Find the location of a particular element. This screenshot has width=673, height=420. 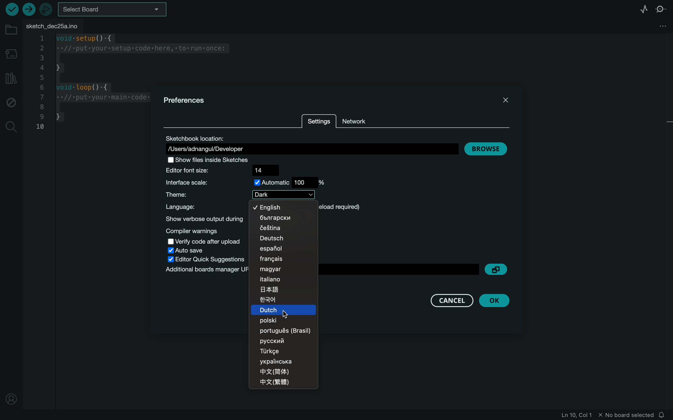

verify  code is located at coordinates (204, 241).